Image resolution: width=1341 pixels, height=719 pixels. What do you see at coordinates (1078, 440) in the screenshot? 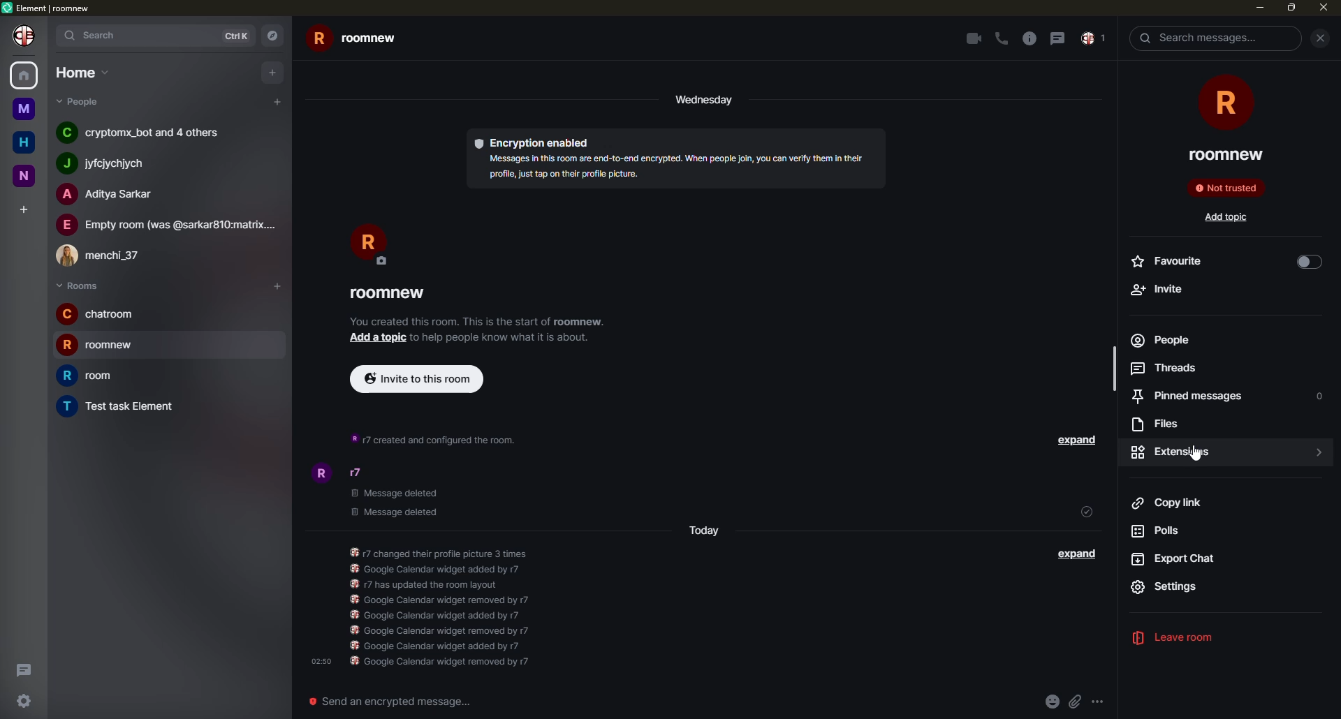
I see `expand` at bounding box center [1078, 440].